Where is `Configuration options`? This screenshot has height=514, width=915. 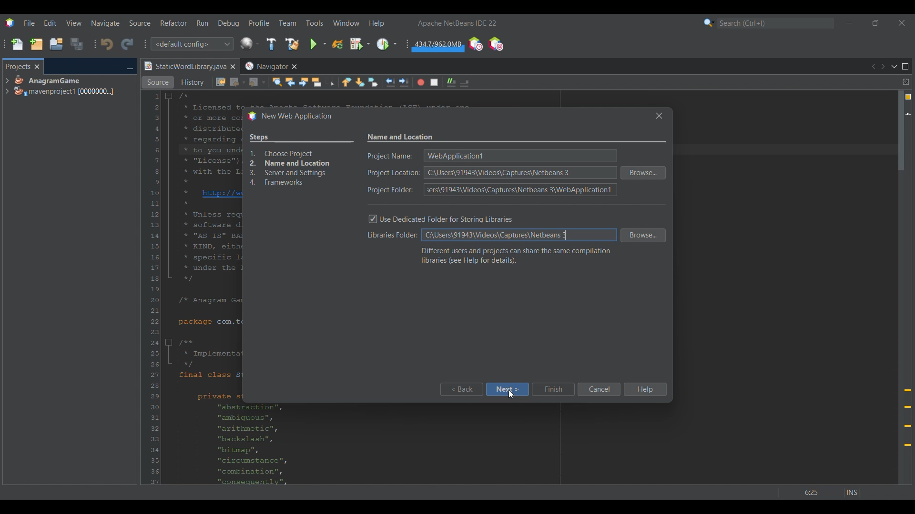
Configuration options is located at coordinates (192, 44).